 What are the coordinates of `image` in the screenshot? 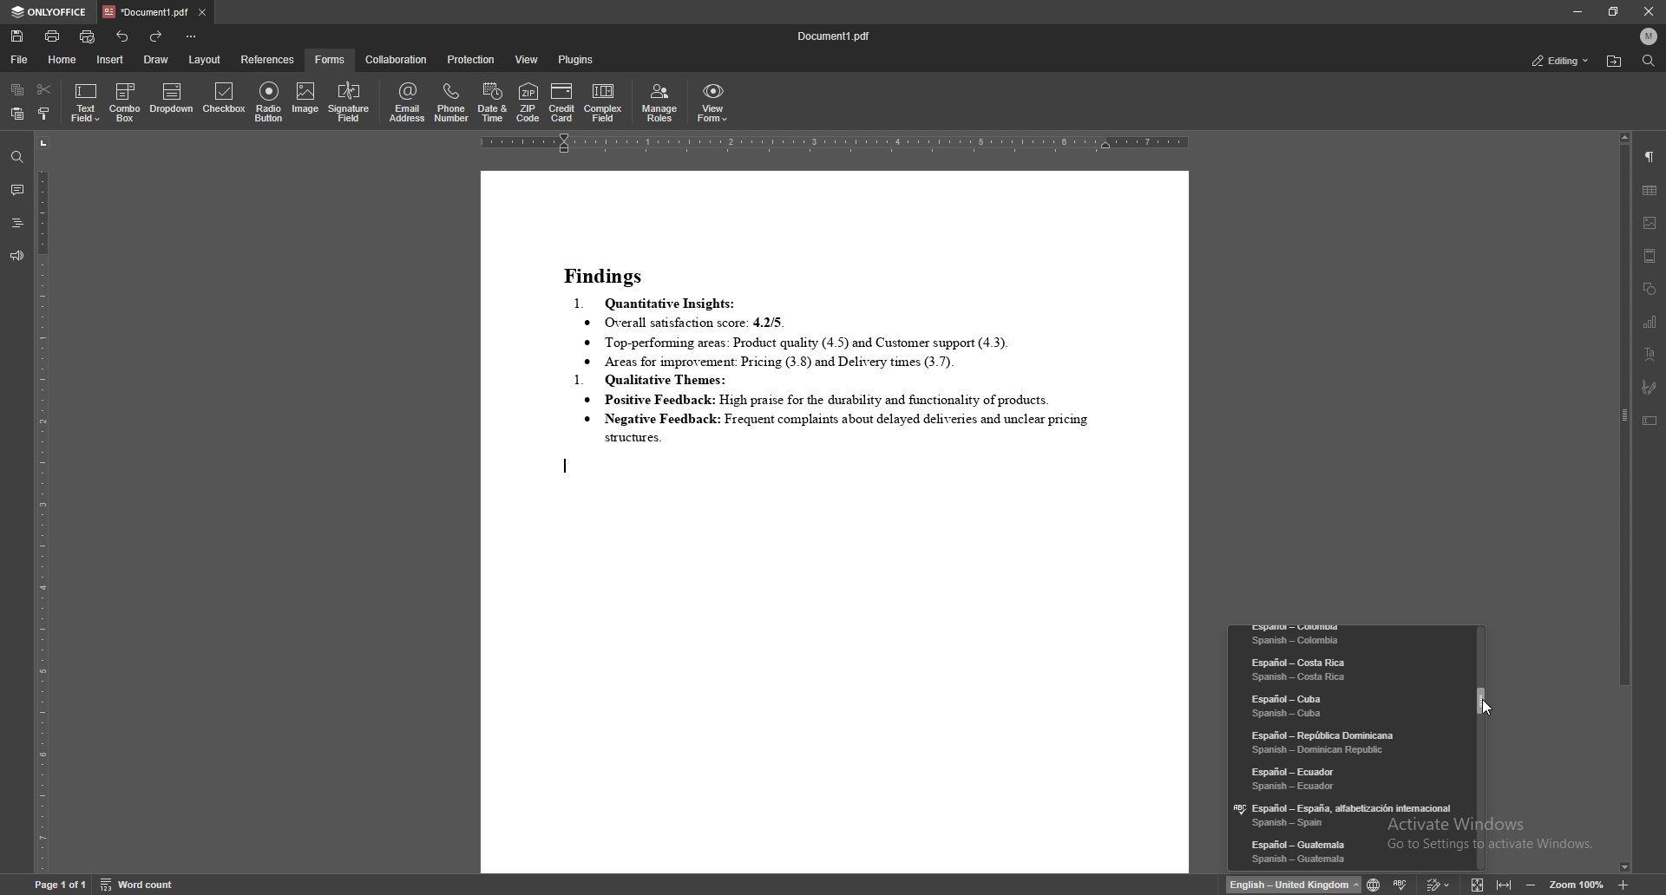 It's located at (1650, 223).